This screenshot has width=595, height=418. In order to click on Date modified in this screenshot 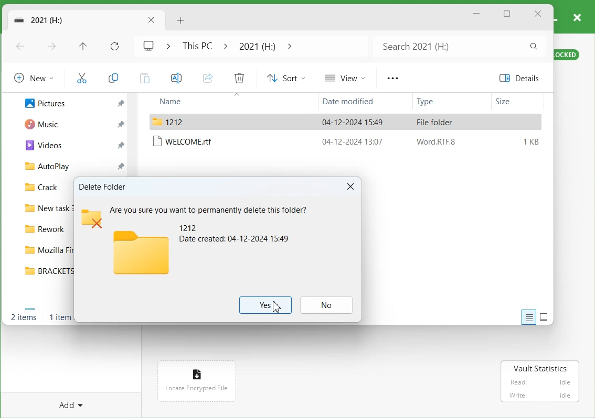, I will do `click(351, 102)`.